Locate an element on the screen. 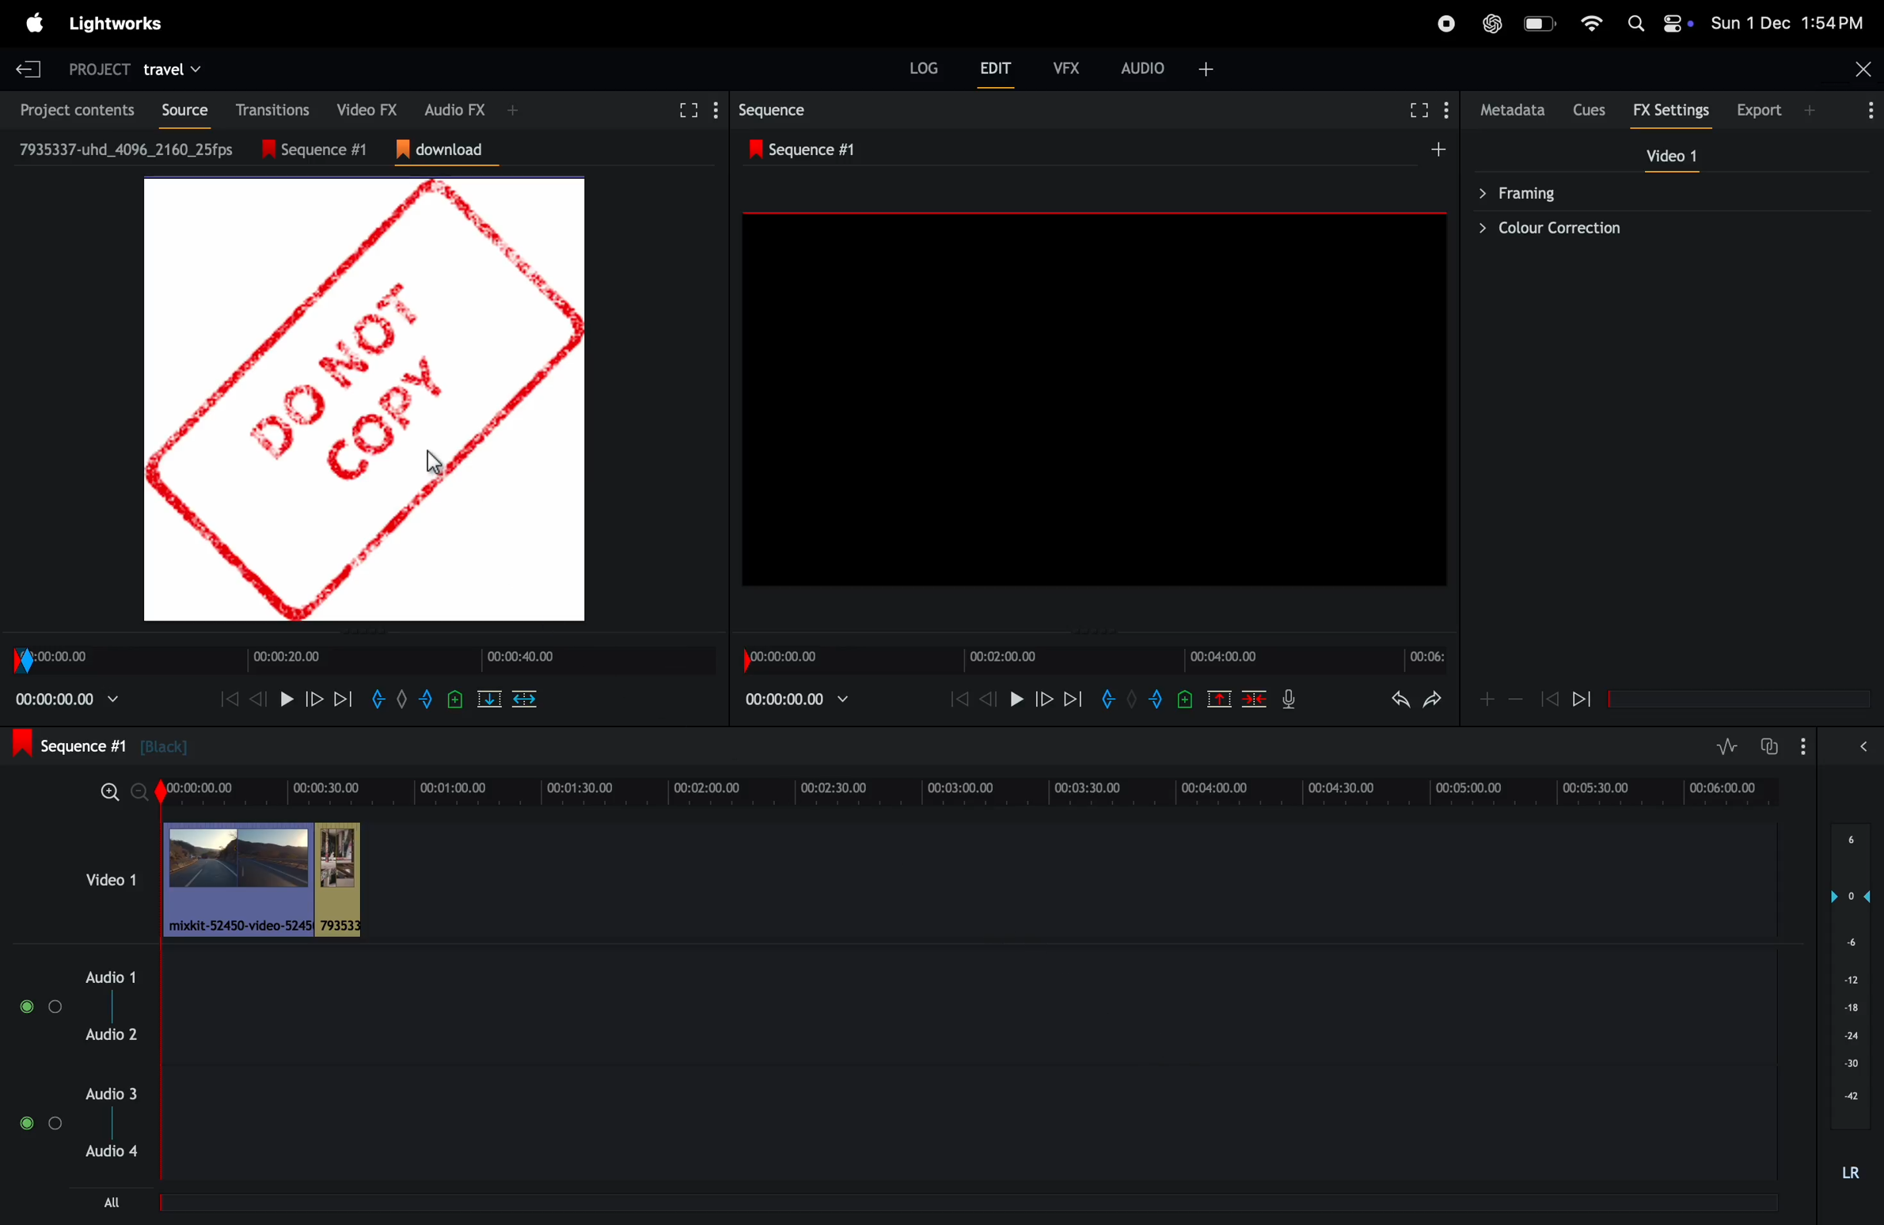  sequence #1 is located at coordinates (325, 150).